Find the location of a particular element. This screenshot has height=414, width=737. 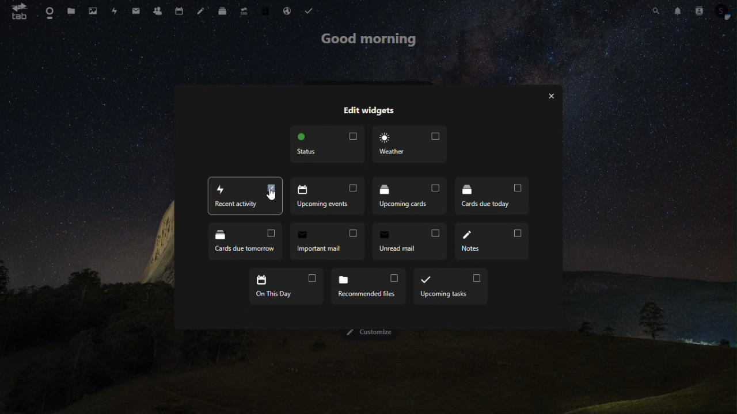

upcoming events is located at coordinates (329, 197).